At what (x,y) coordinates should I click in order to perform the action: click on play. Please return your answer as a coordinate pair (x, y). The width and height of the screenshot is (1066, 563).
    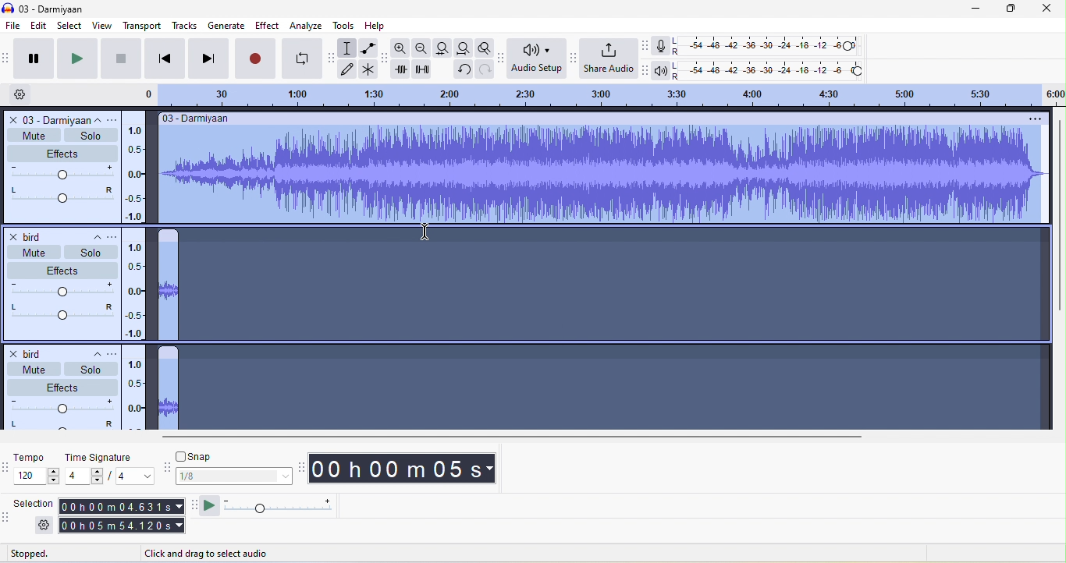
    Looking at the image, I should click on (75, 59).